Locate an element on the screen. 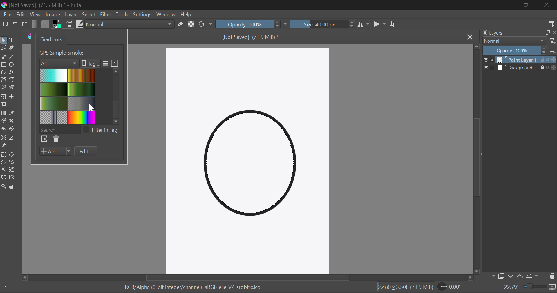 This screenshot has height=293, width=557. Fill is located at coordinates (4, 129).